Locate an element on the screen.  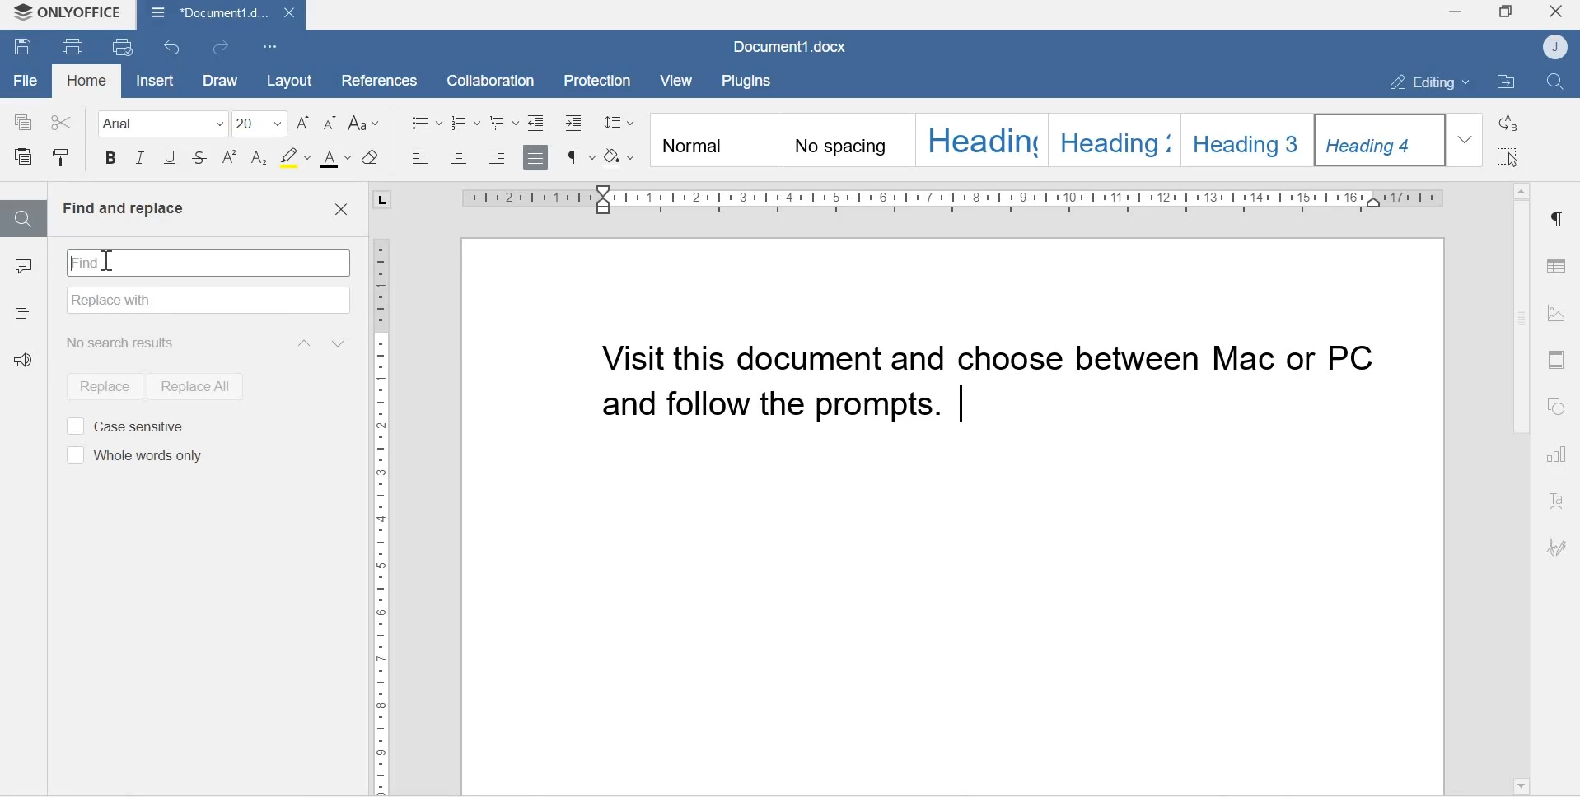
Open File location is located at coordinates (1506, 83).